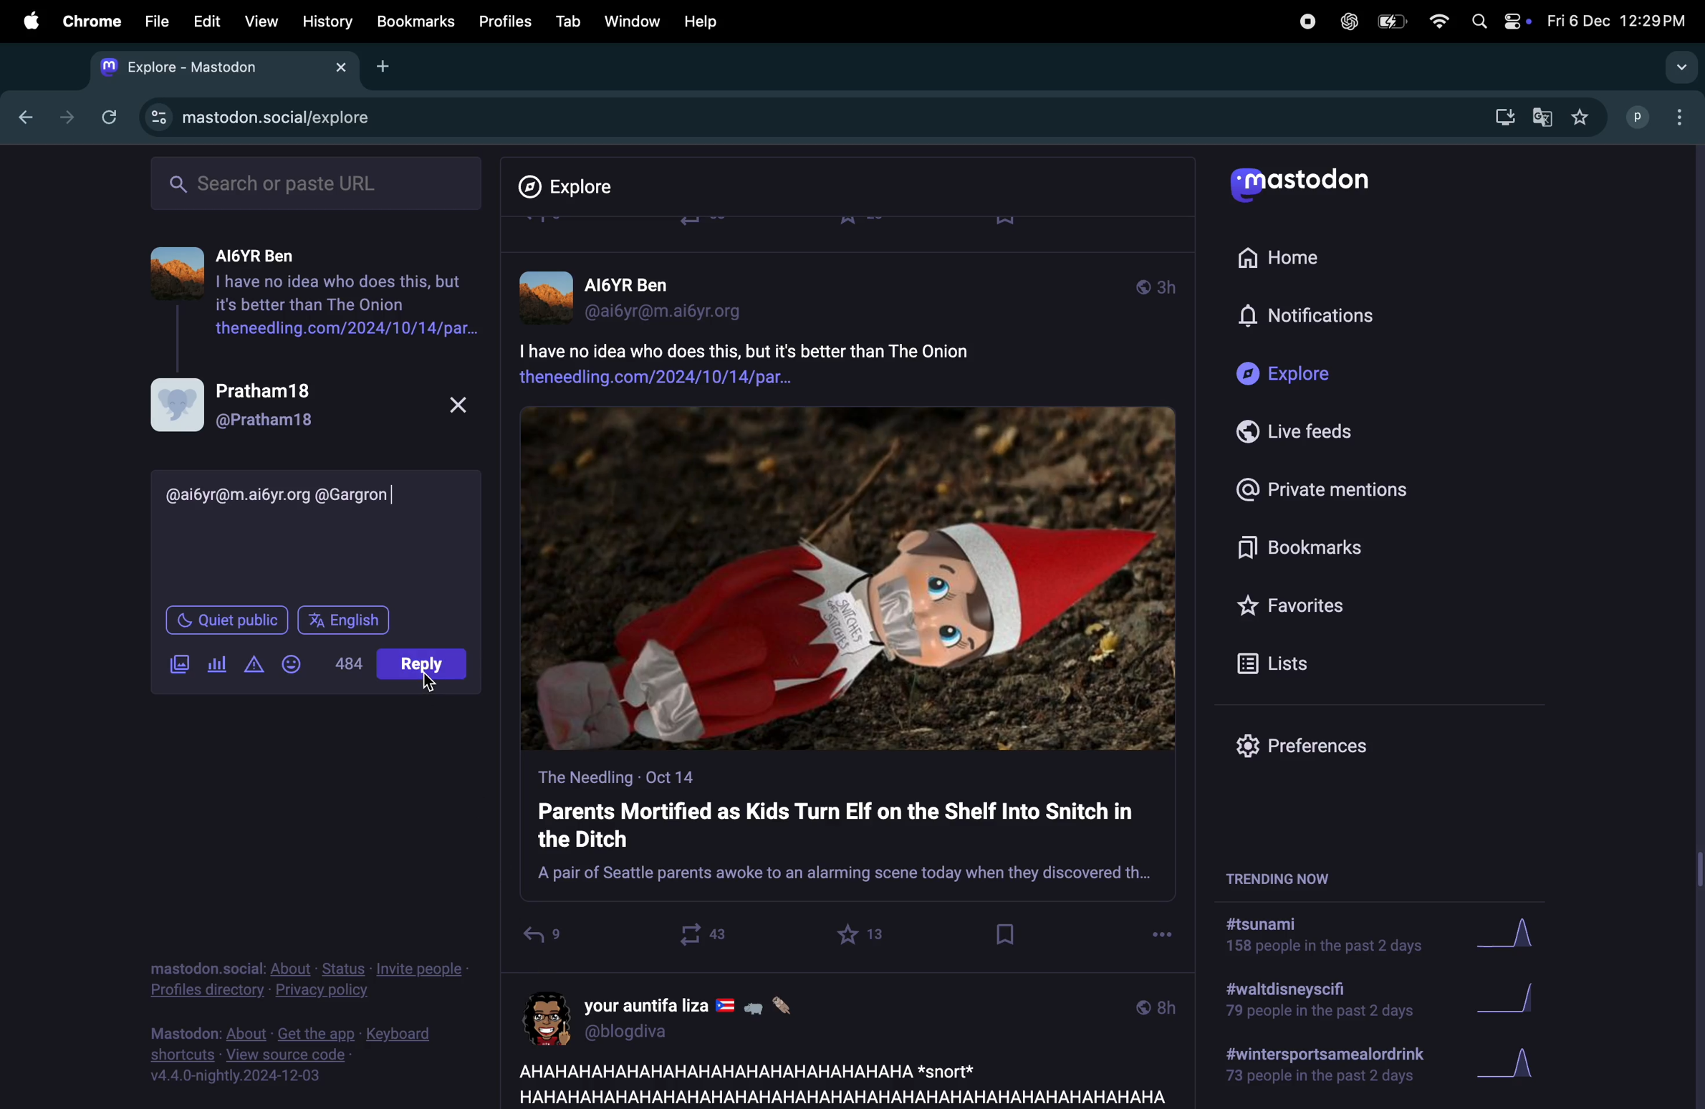 The width and height of the screenshot is (1705, 1109). I want to click on user profile, so click(1660, 115).